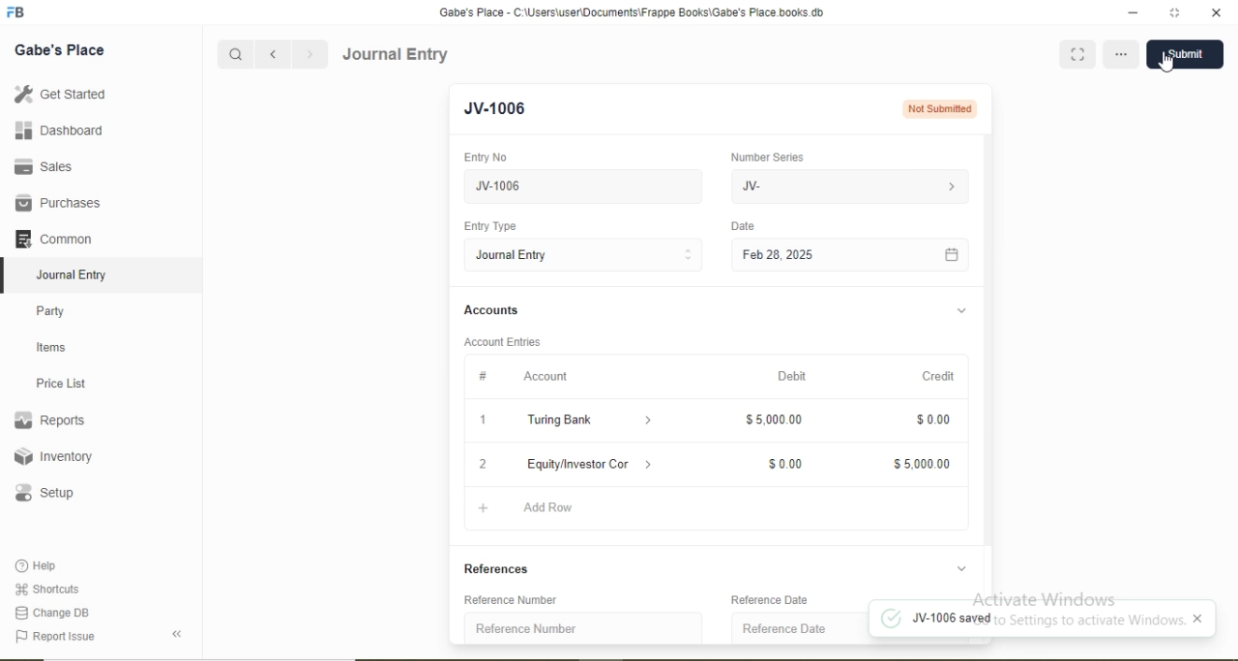  Describe the element at coordinates (563, 419) in the screenshot. I see `Turing Bank` at that location.